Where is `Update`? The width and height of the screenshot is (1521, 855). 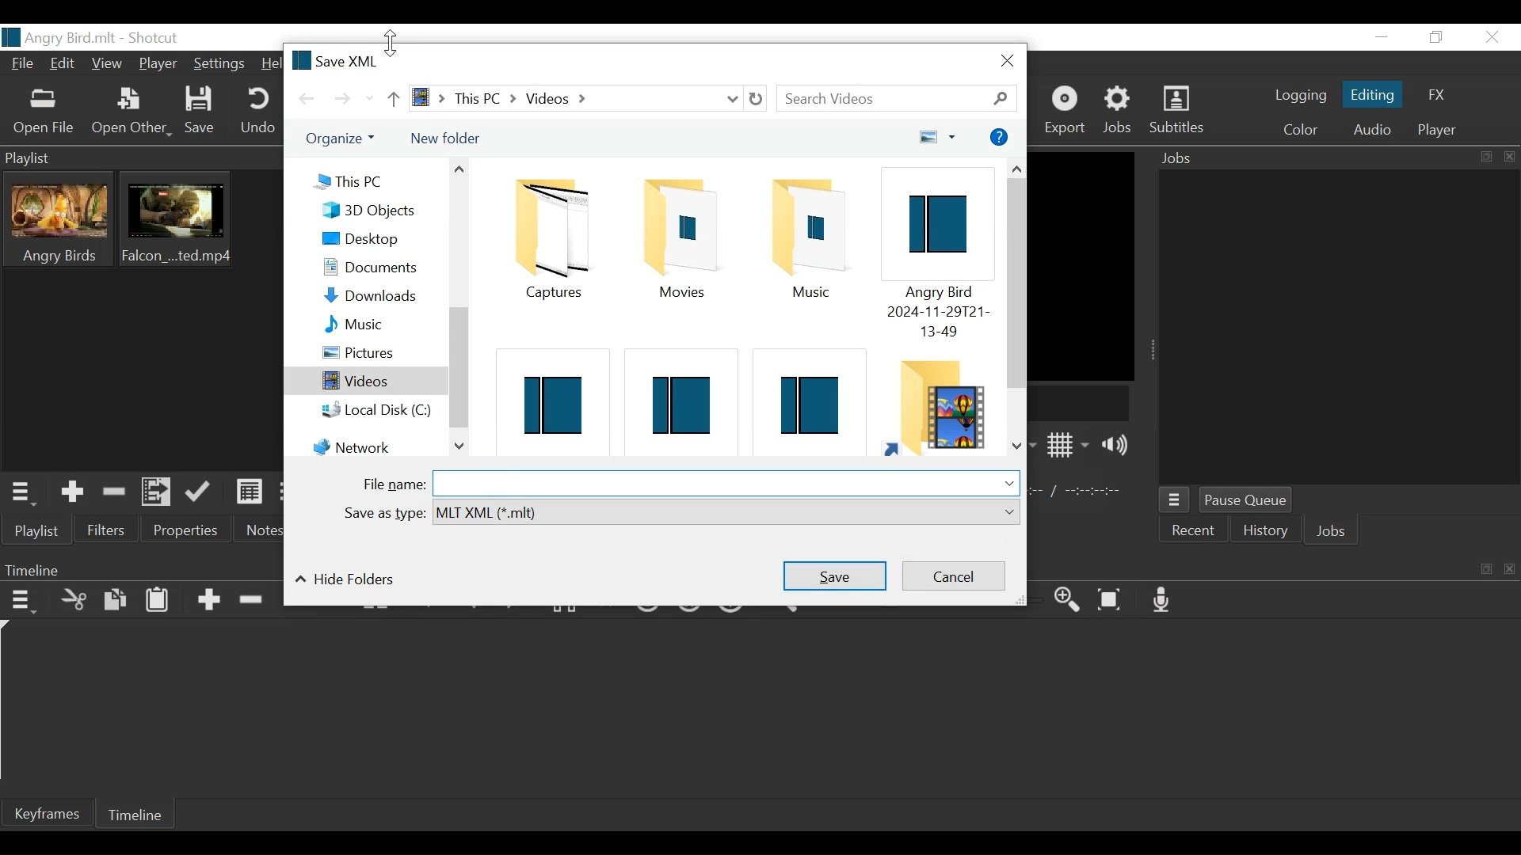
Update is located at coordinates (199, 493).